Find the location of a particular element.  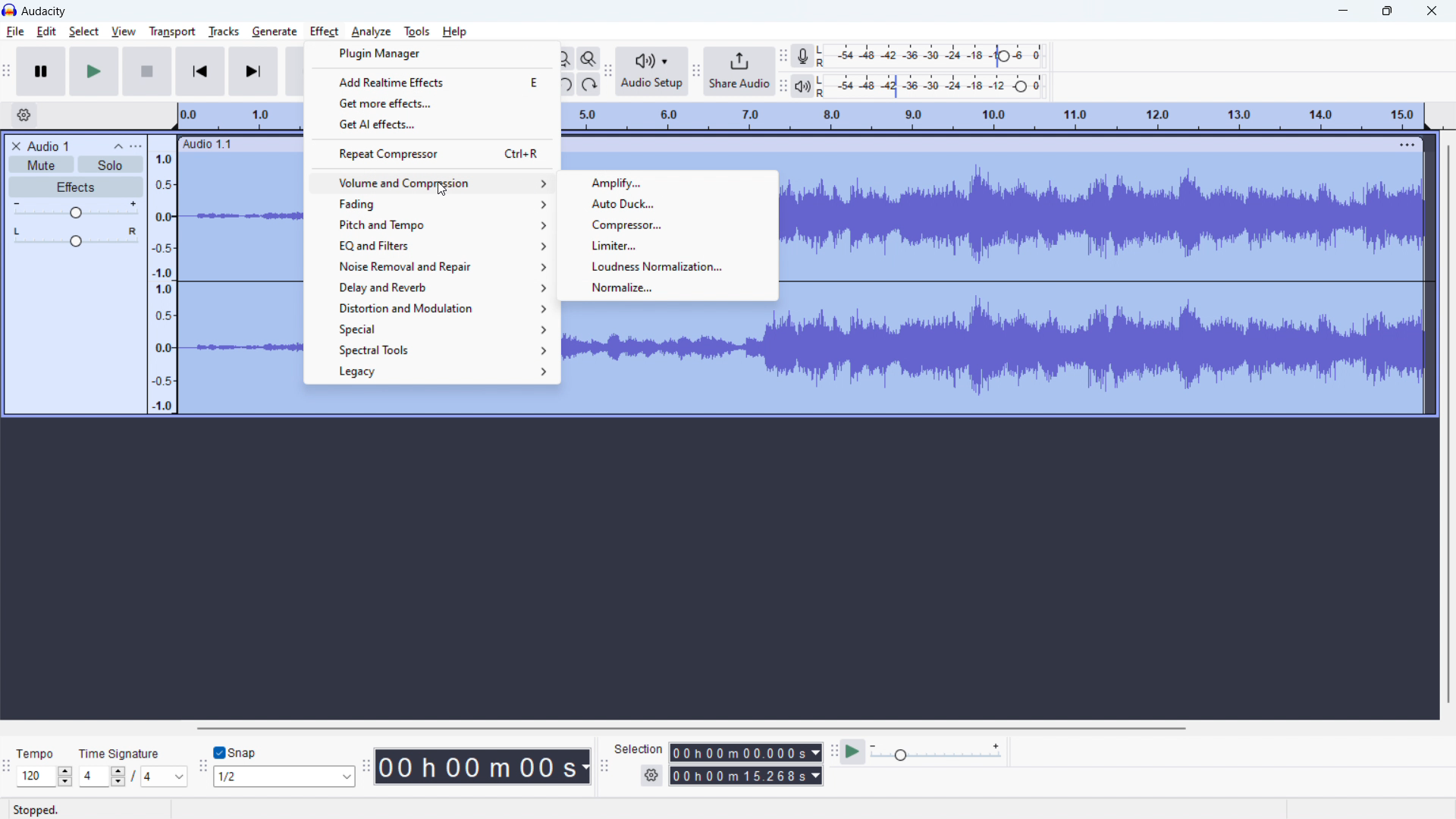

transport is located at coordinates (172, 32).